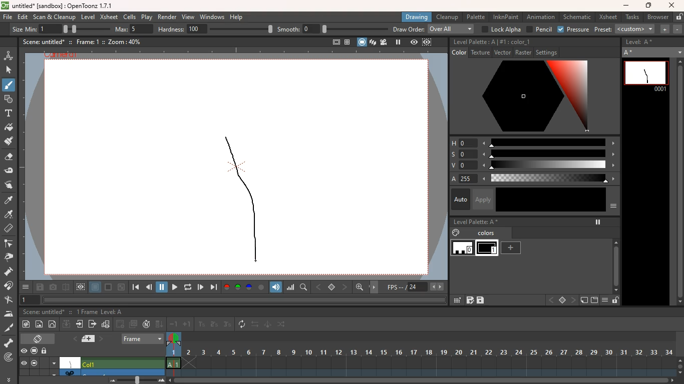  I want to click on 2, so click(214, 324).